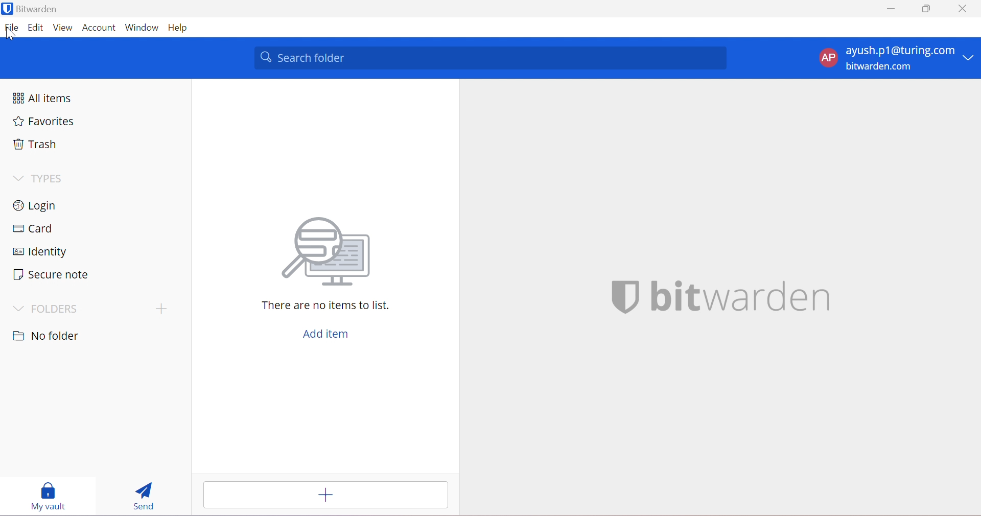 Image resolution: width=981 pixels, height=516 pixels. What do you see at coordinates (20, 309) in the screenshot?
I see `Drop Down` at bounding box center [20, 309].